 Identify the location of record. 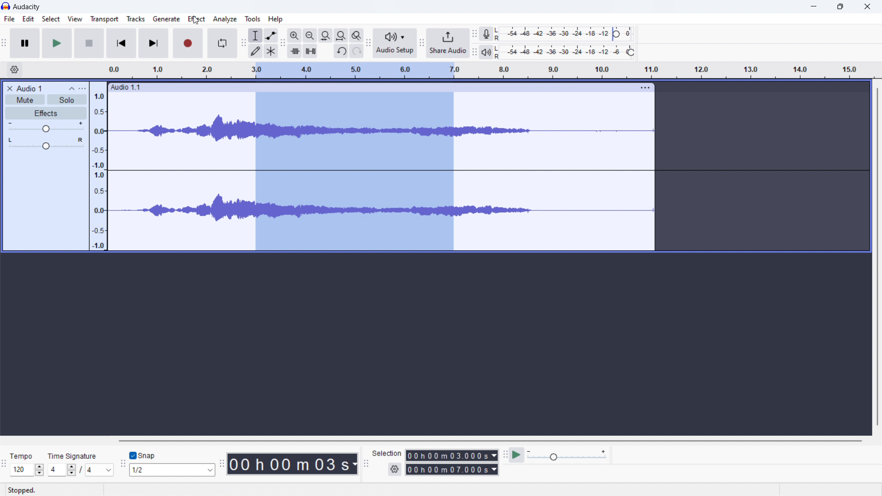
(187, 44).